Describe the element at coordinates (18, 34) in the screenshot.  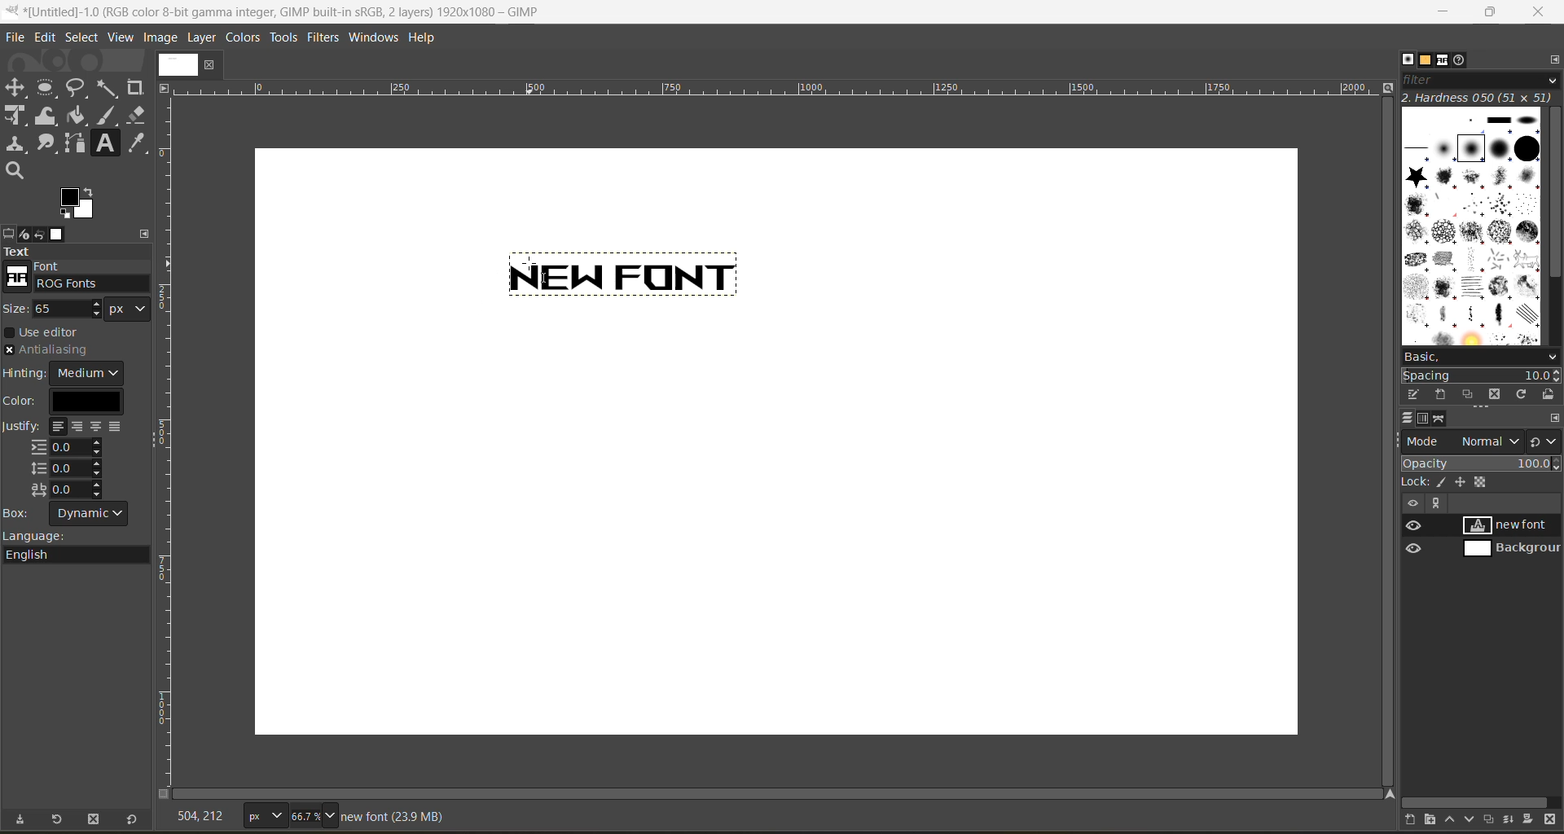
I see `file` at that location.